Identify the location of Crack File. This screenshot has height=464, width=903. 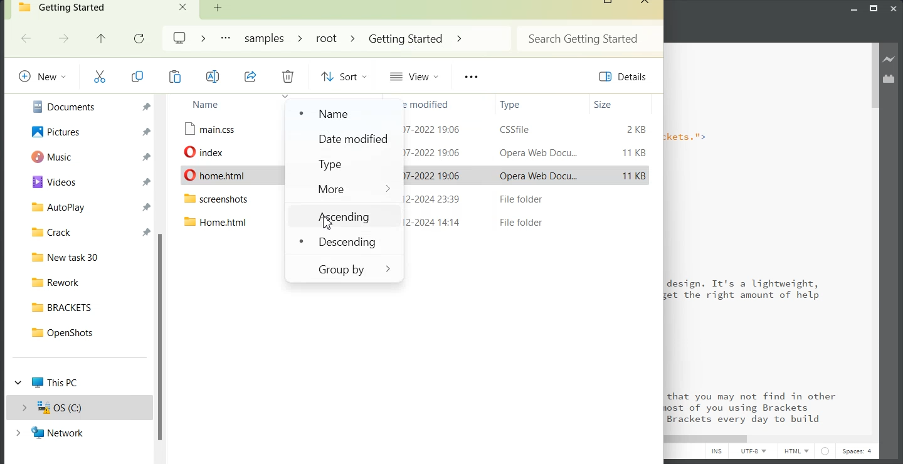
(87, 232).